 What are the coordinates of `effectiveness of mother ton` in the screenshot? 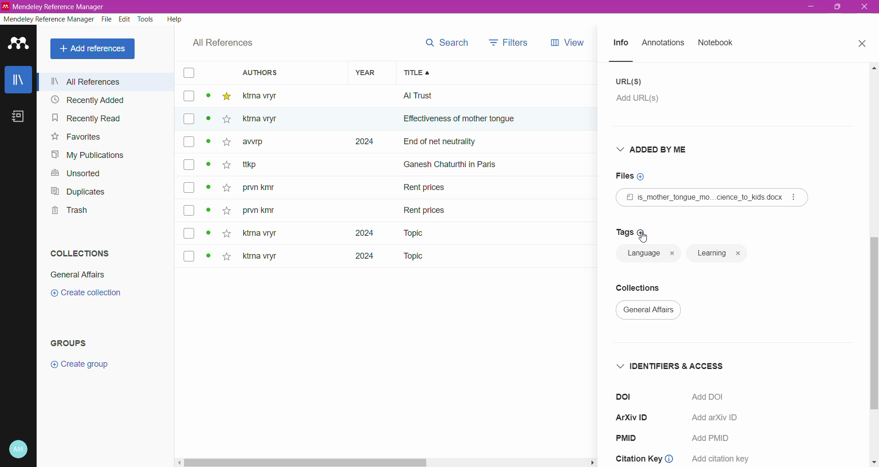 It's located at (448, 121).